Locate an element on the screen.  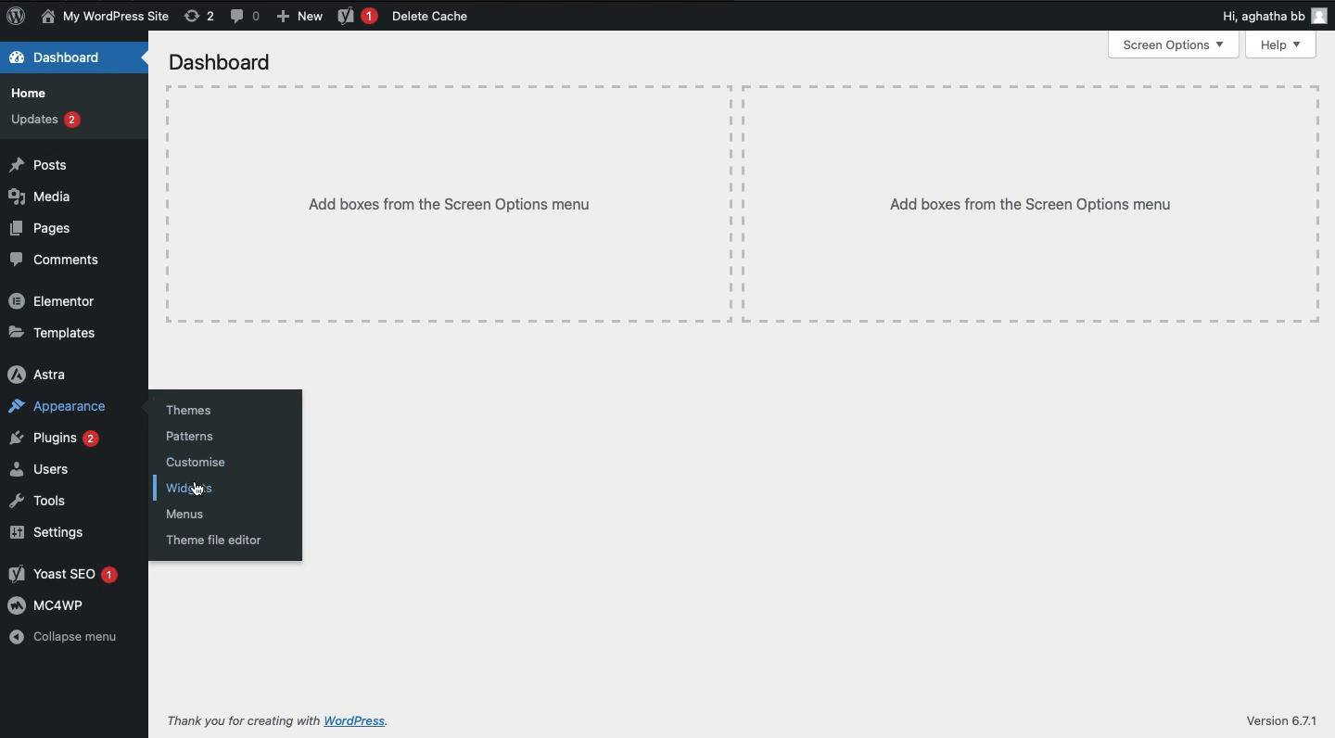
Settings is located at coordinates (56, 533).